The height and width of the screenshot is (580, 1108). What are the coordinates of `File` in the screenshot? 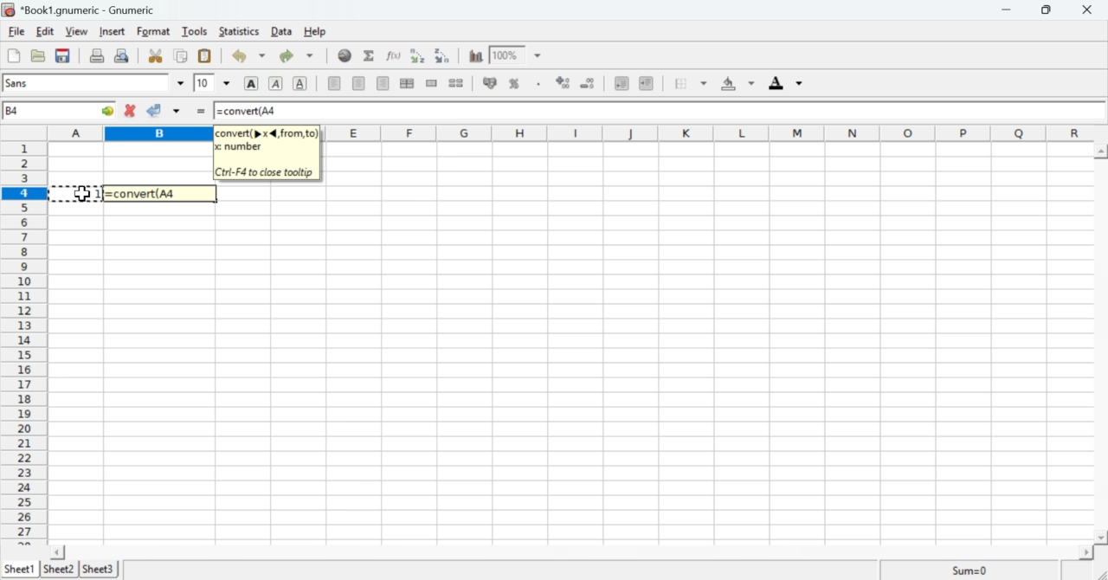 It's located at (16, 31).